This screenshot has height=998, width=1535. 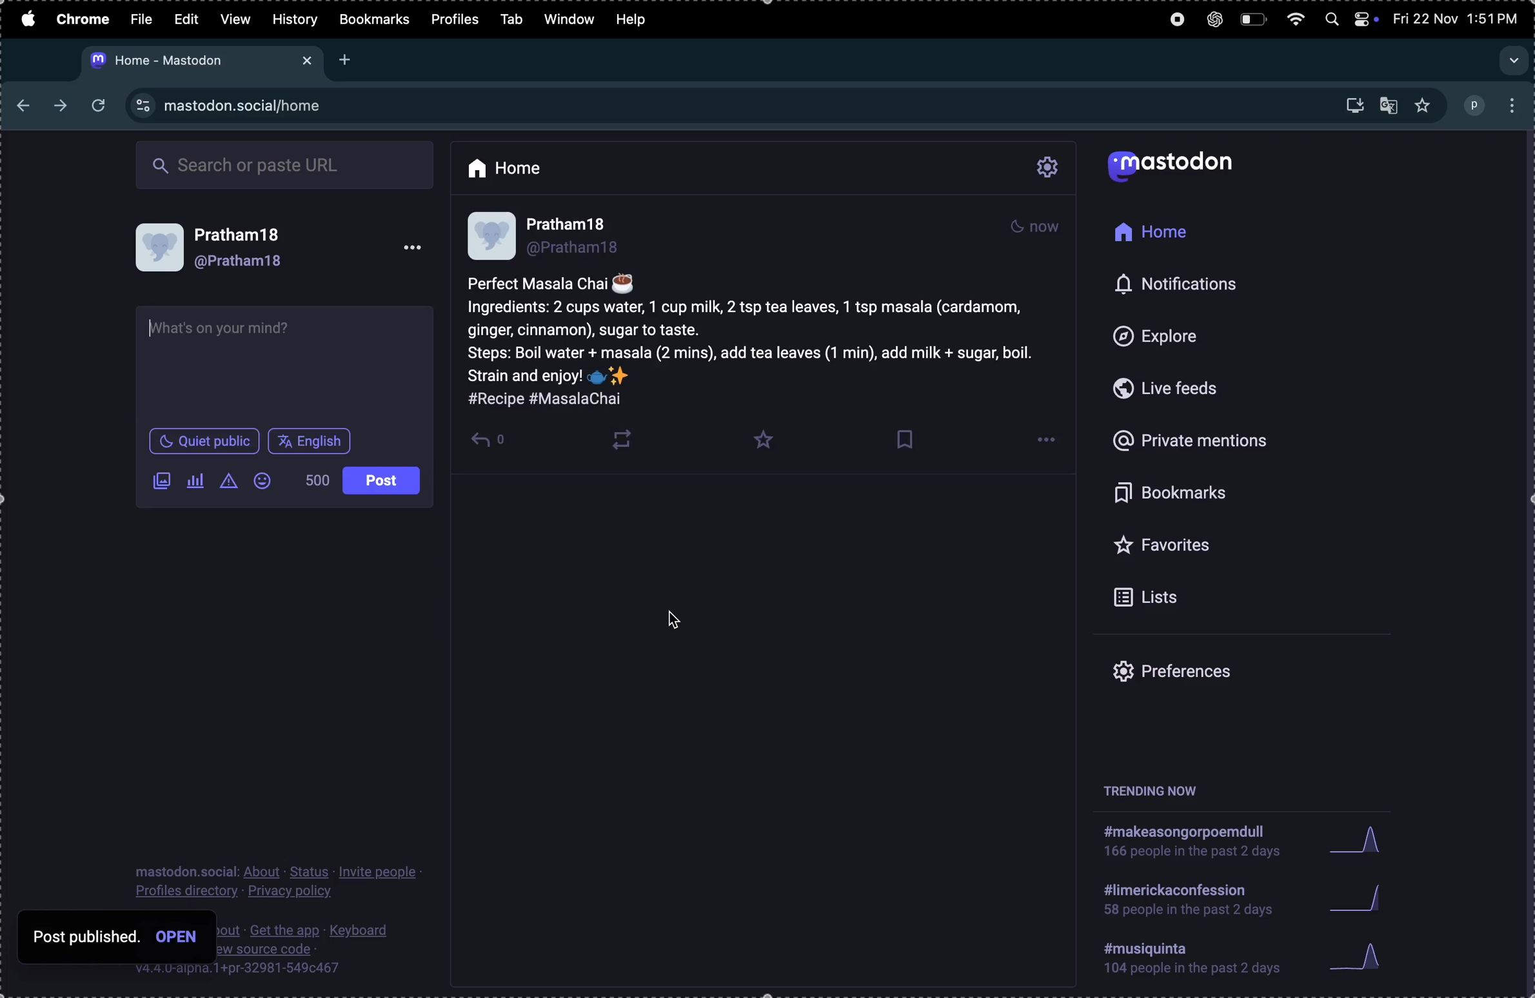 What do you see at coordinates (192, 481) in the screenshot?
I see `poll` at bounding box center [192, 481].